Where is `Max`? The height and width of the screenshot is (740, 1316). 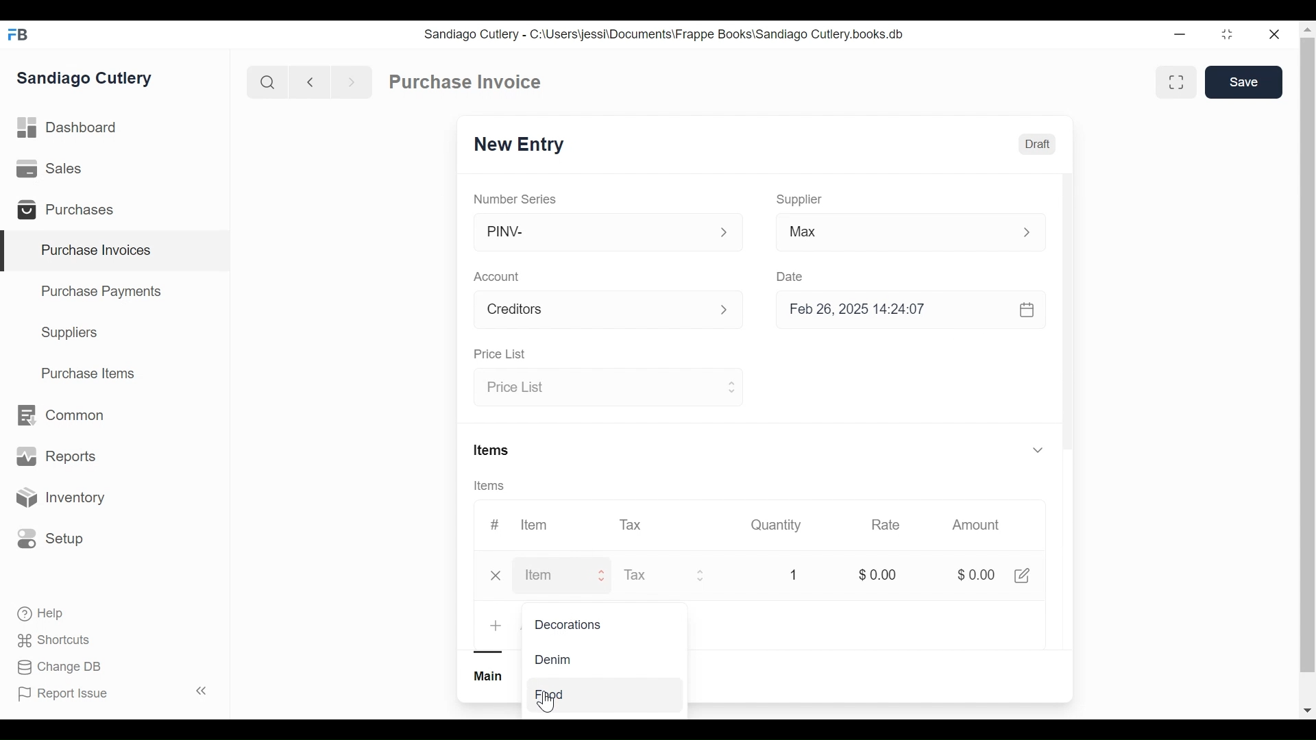
Max is located at coordinates (884, 232).